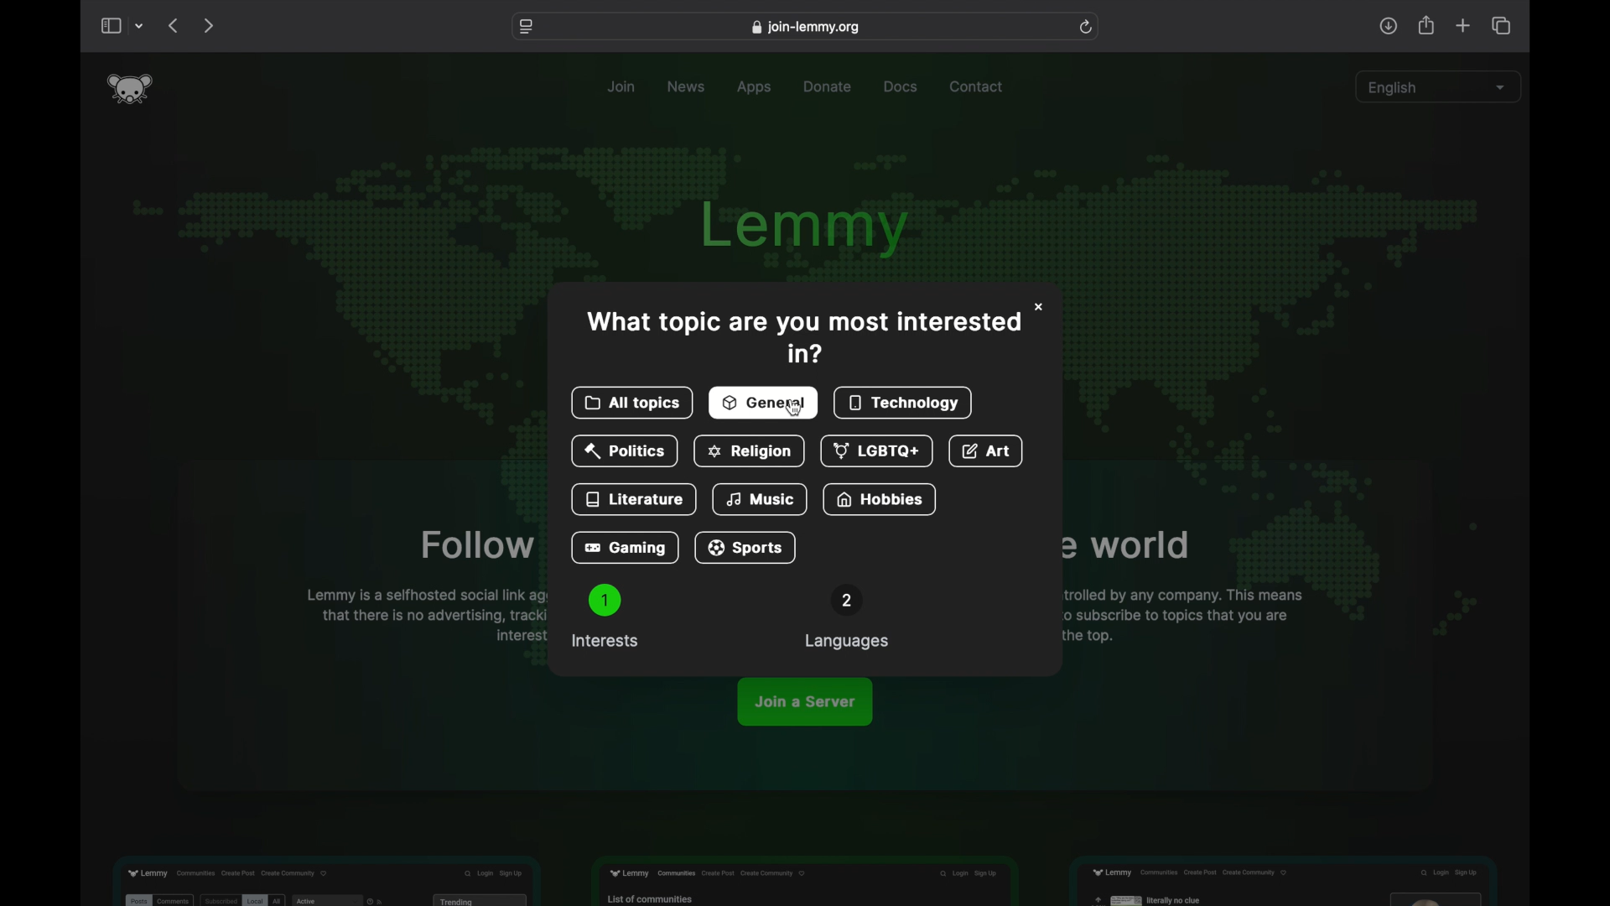  What do you see at coordinates (745, 548) in the screenshot?
I see `sports` at bounding box center [745, 548].